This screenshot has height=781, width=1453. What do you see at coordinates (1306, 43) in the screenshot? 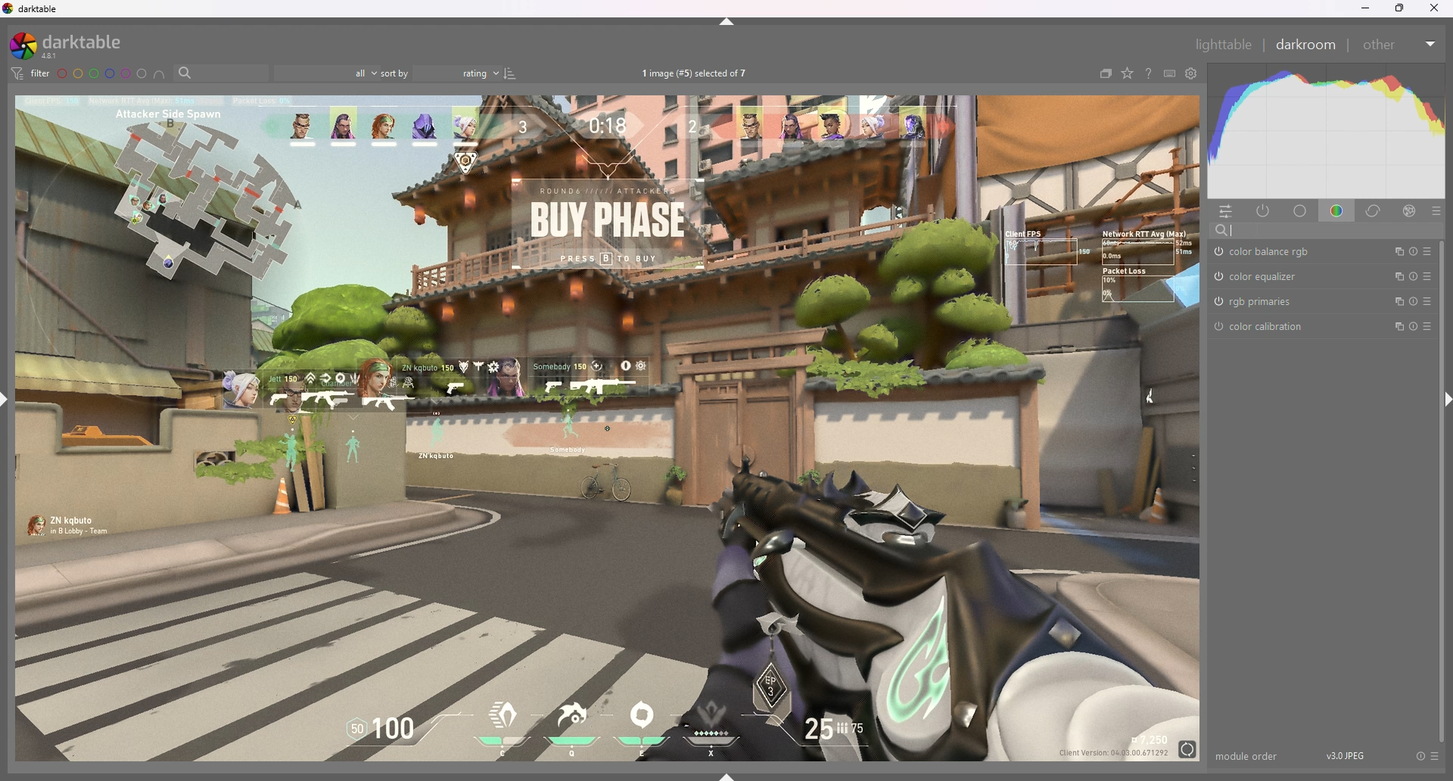
I see `darkroom` at bounding box center [1306, 43].